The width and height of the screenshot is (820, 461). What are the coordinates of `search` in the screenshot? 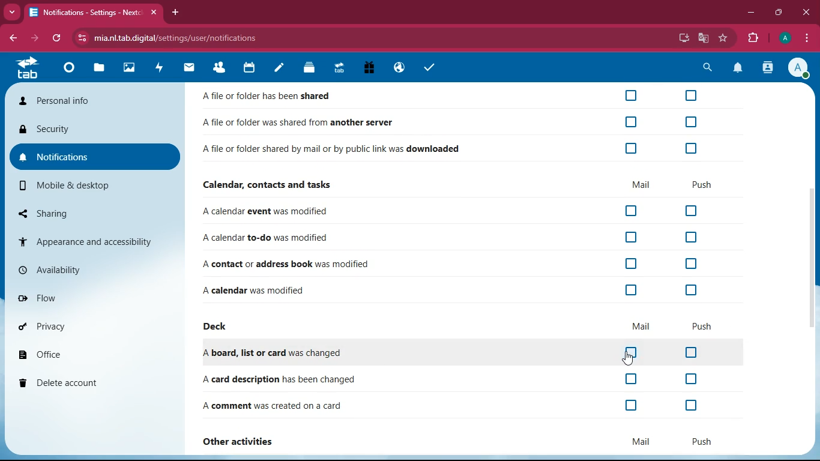 It's located at (707, 67).